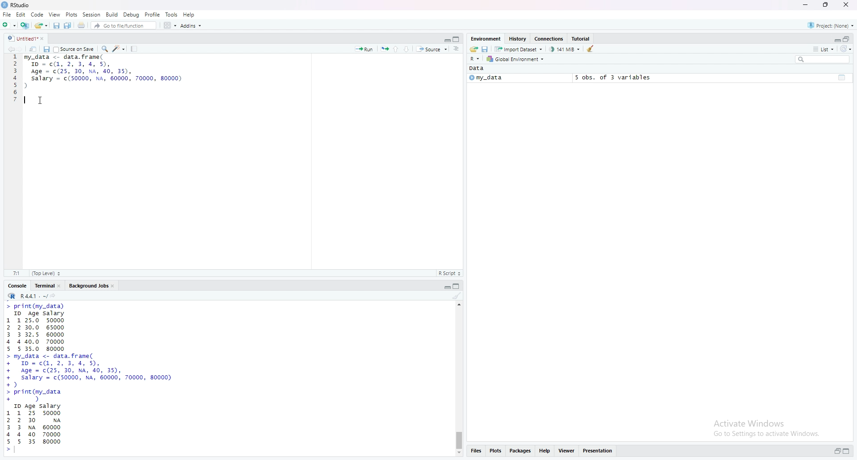 The width and height of the screenshot is (857, 460). Describe the element at coordinates (104, 73) in the screenshot. I see `data frame code` at that location.